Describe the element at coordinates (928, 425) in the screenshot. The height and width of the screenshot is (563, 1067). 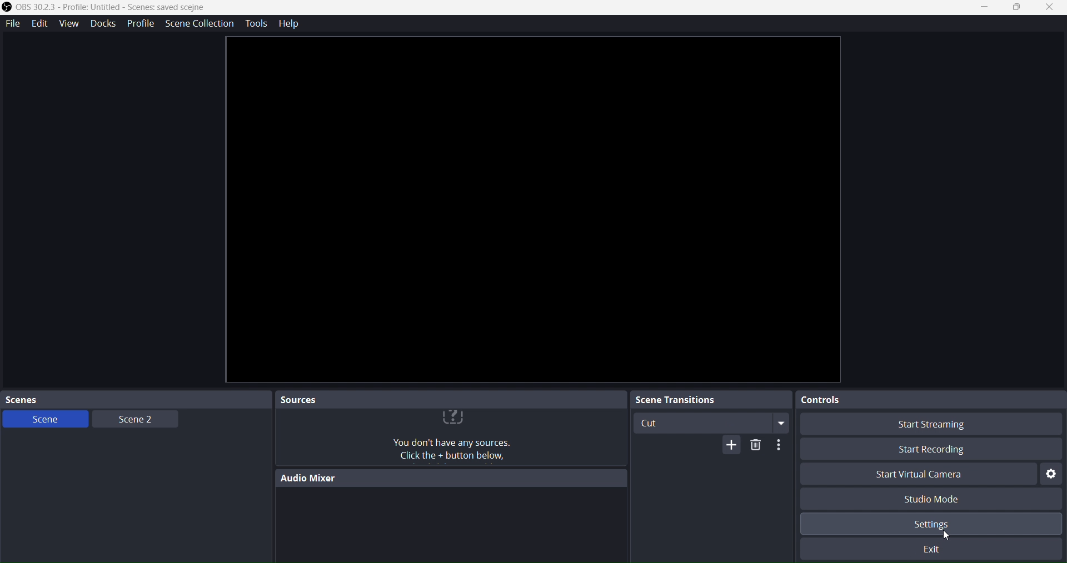
I see `Start Streaming` at that location.